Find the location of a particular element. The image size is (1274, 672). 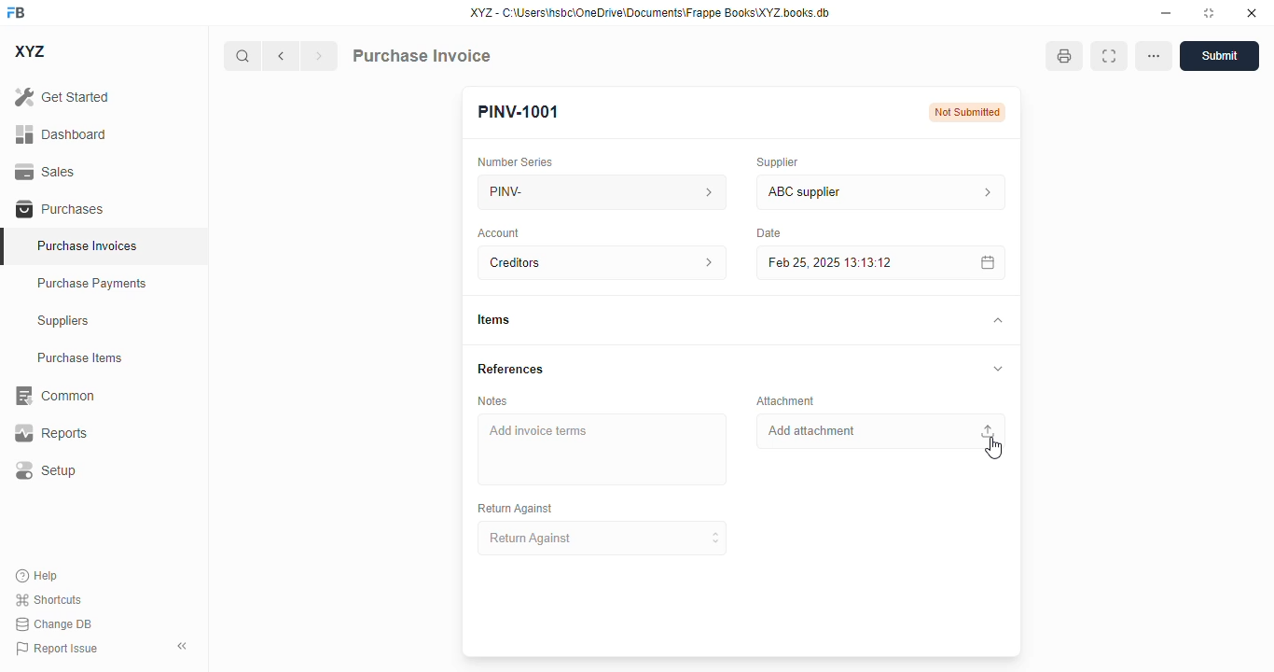

toggle expand/contract is located at coordinates (996, 321).